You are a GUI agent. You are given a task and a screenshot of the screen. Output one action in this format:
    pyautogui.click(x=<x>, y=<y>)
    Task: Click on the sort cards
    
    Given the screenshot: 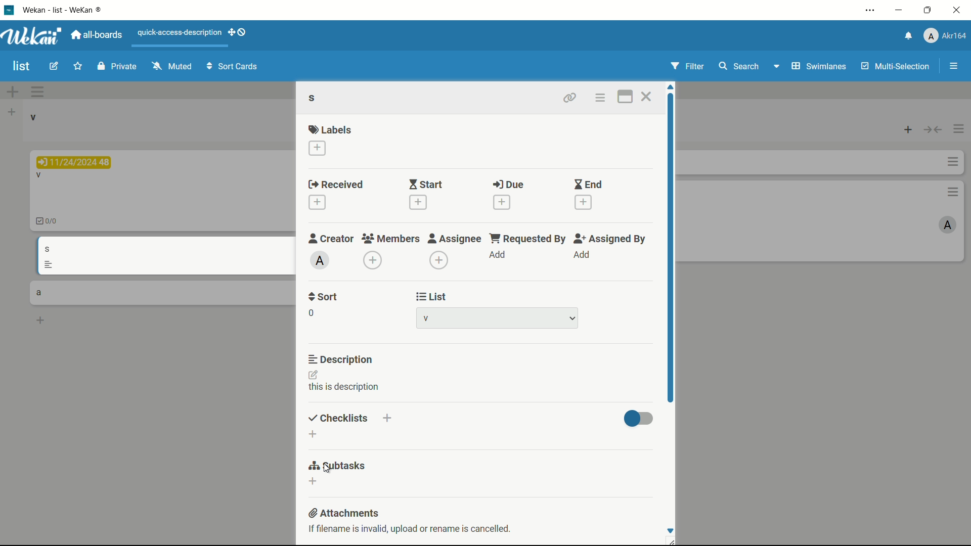 What is the action you would take?
    pyautogui.click(x=233, y=67)
    